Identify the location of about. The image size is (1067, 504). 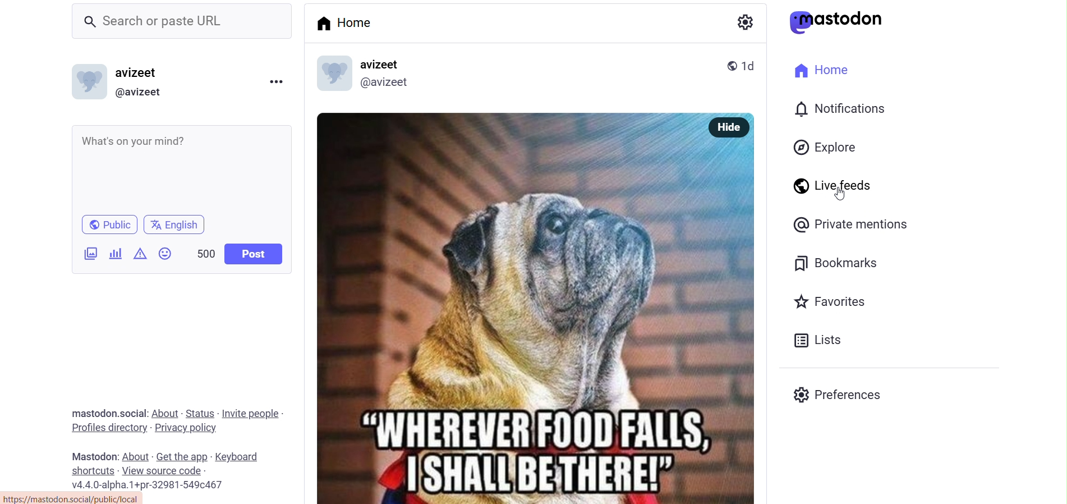
(164, 413).